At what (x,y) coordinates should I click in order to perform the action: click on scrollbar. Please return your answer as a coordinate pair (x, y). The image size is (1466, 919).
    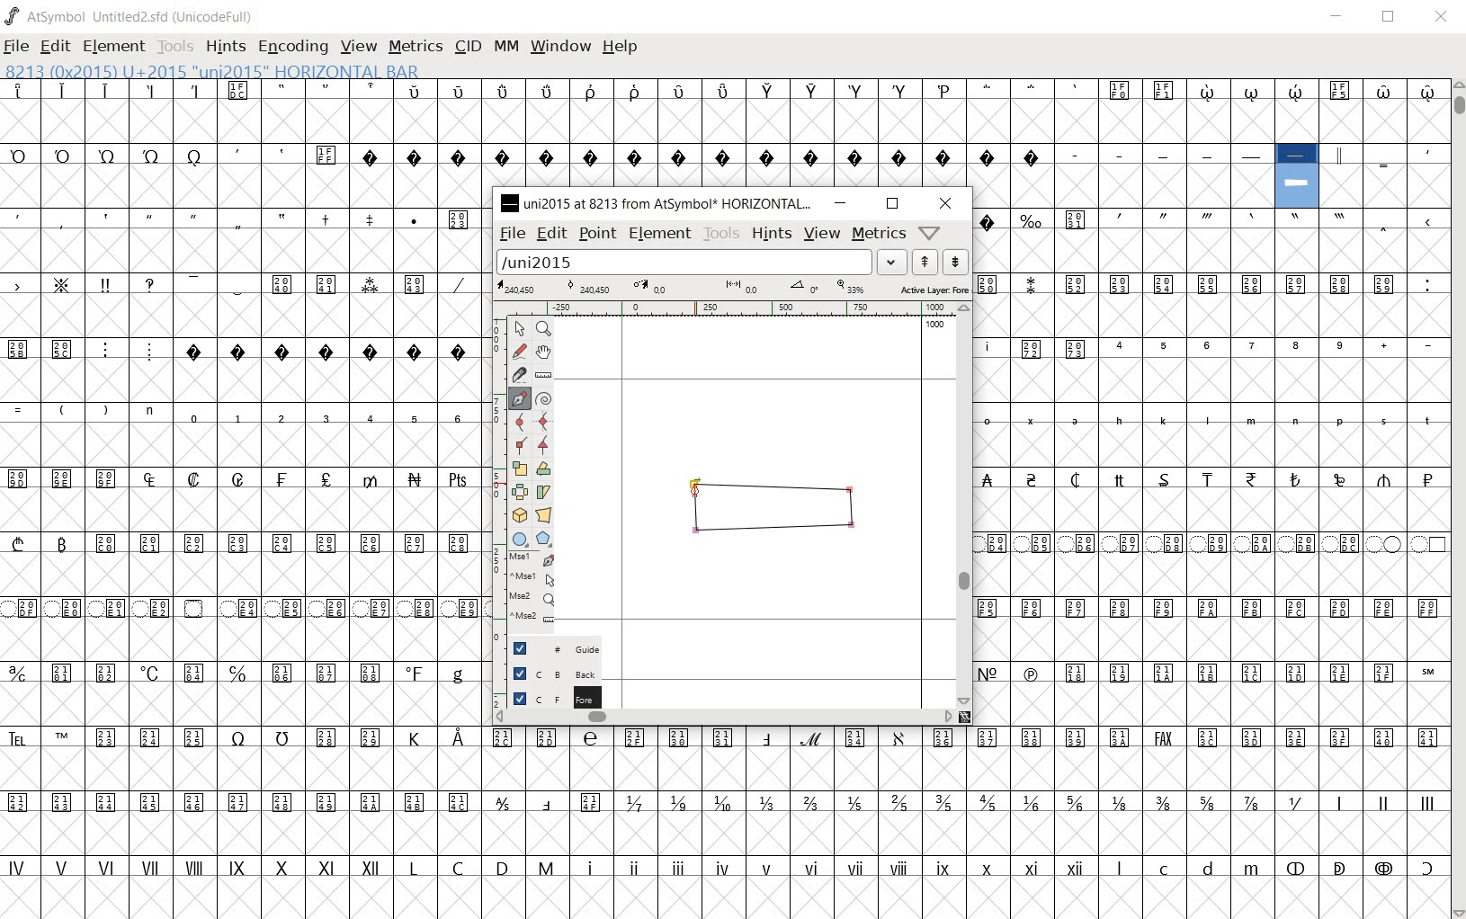
    Looking at the image, I should click on (968, 506).